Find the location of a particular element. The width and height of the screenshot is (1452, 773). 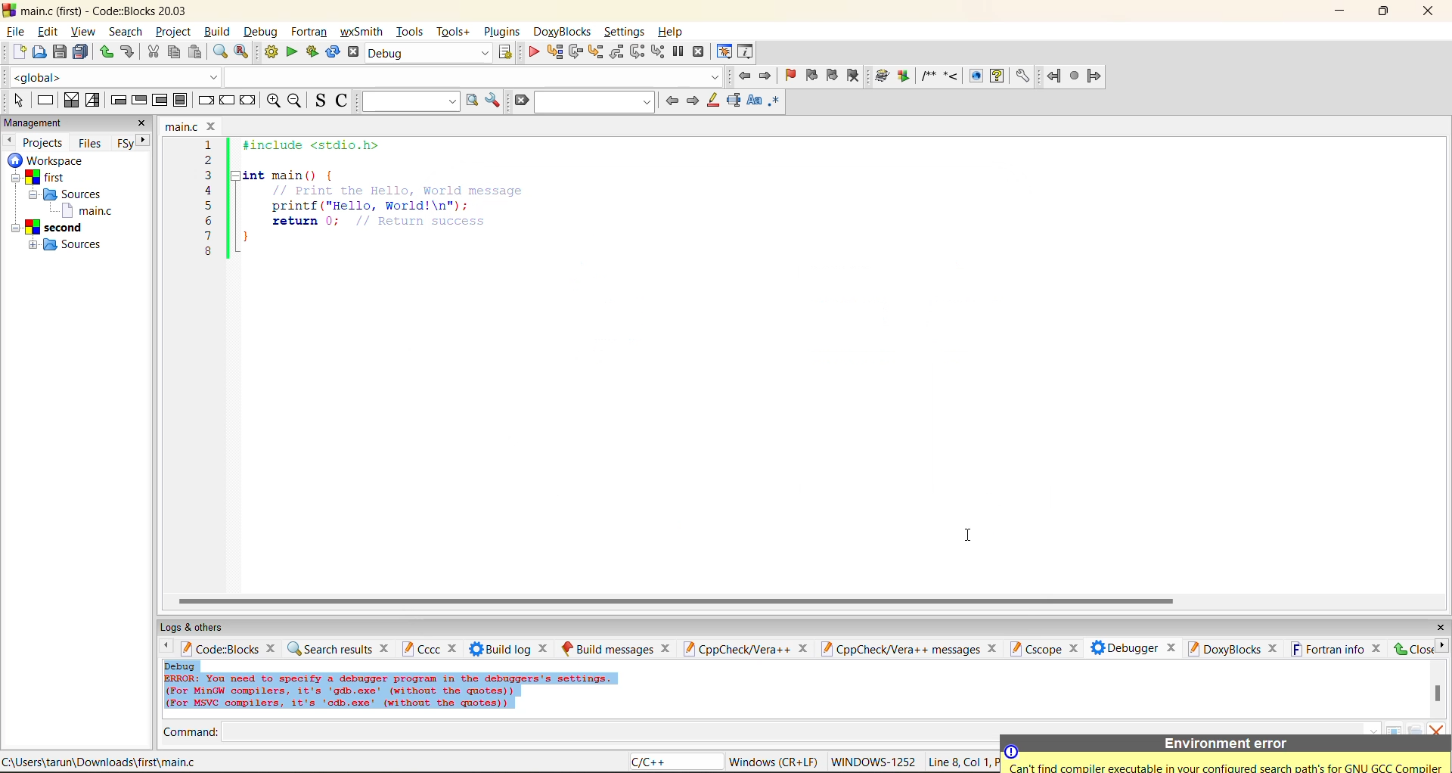

run to cursor is located at coordinates (554, 52).